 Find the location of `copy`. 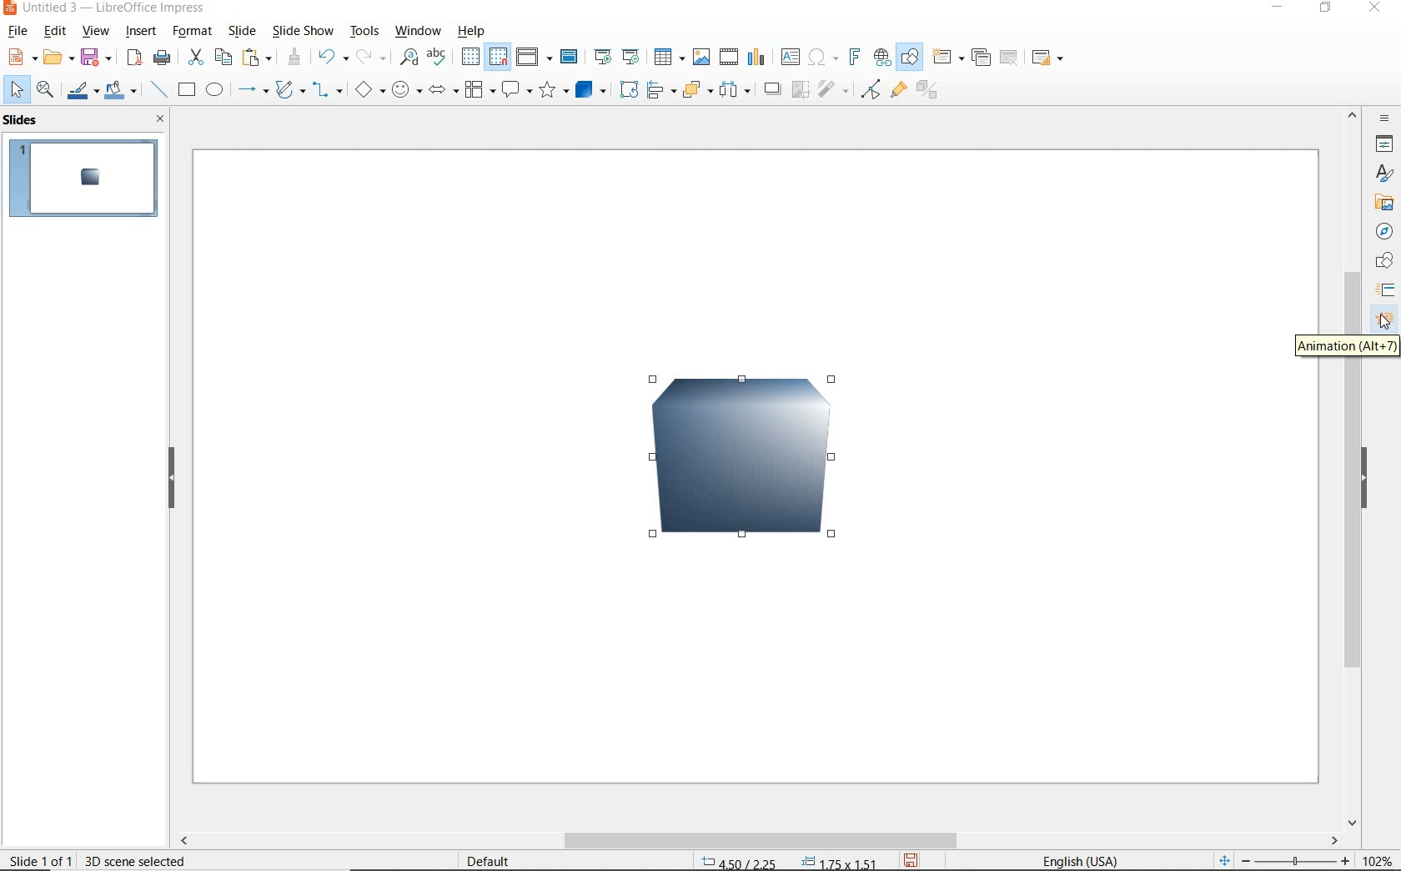

copy is located at coordinates (225, 56).